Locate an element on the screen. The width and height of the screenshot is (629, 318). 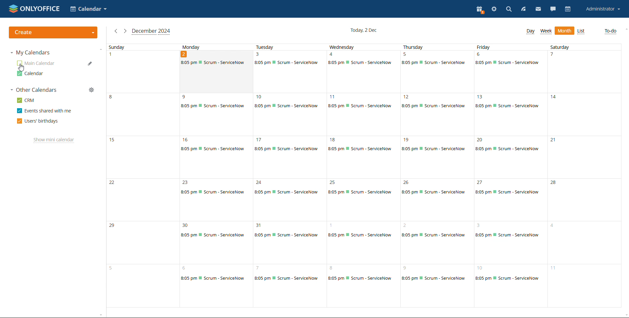
list view is located at coordinates (581, 31).